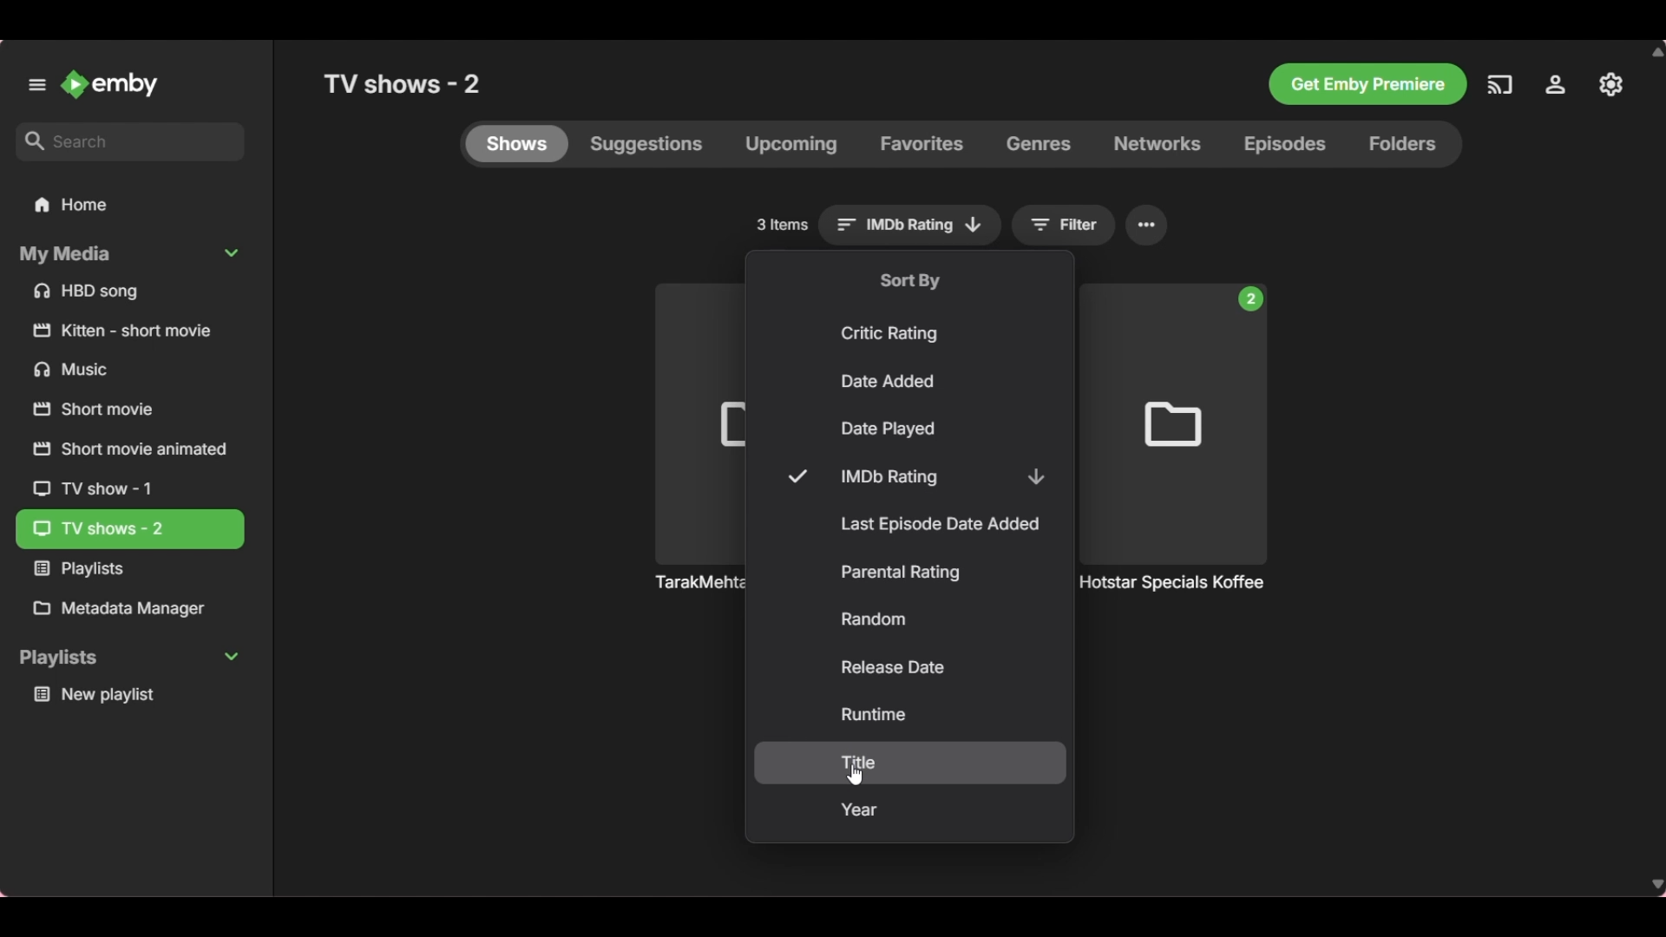 The image size is (1666, 937). I want to click on Sort by Critic Rating, so click(912, 332).